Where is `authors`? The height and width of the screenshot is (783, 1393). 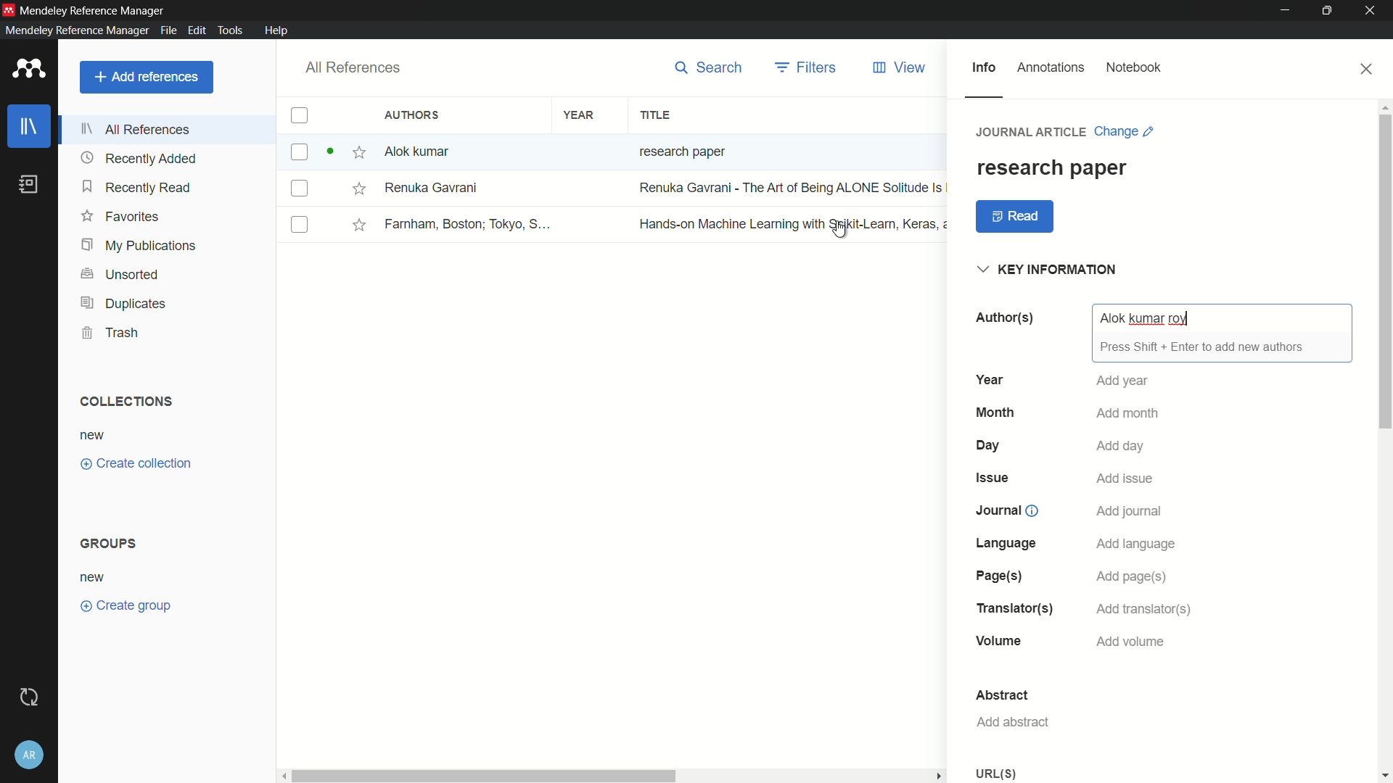 authors is located at coordinates (1003, 318).